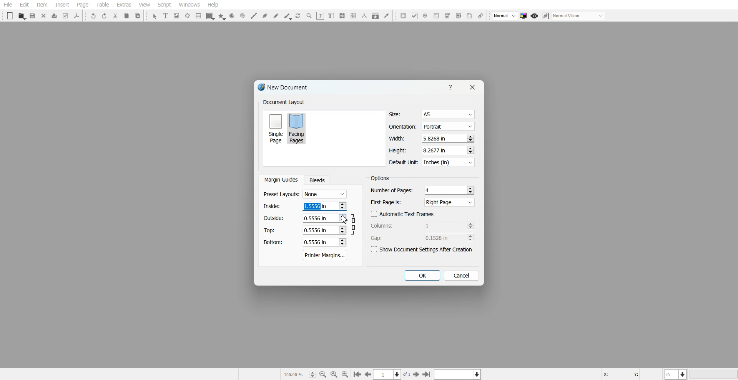 The image size is (738, 380). I want to click on Left margin adjuster, so click(305, 206).